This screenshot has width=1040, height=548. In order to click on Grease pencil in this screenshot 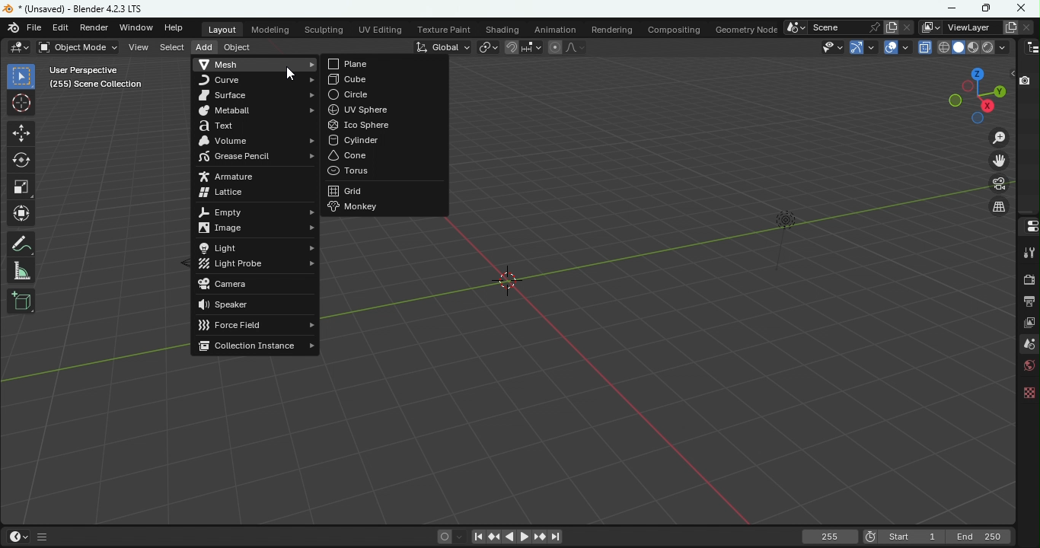, I will do `click(253, 159)`.